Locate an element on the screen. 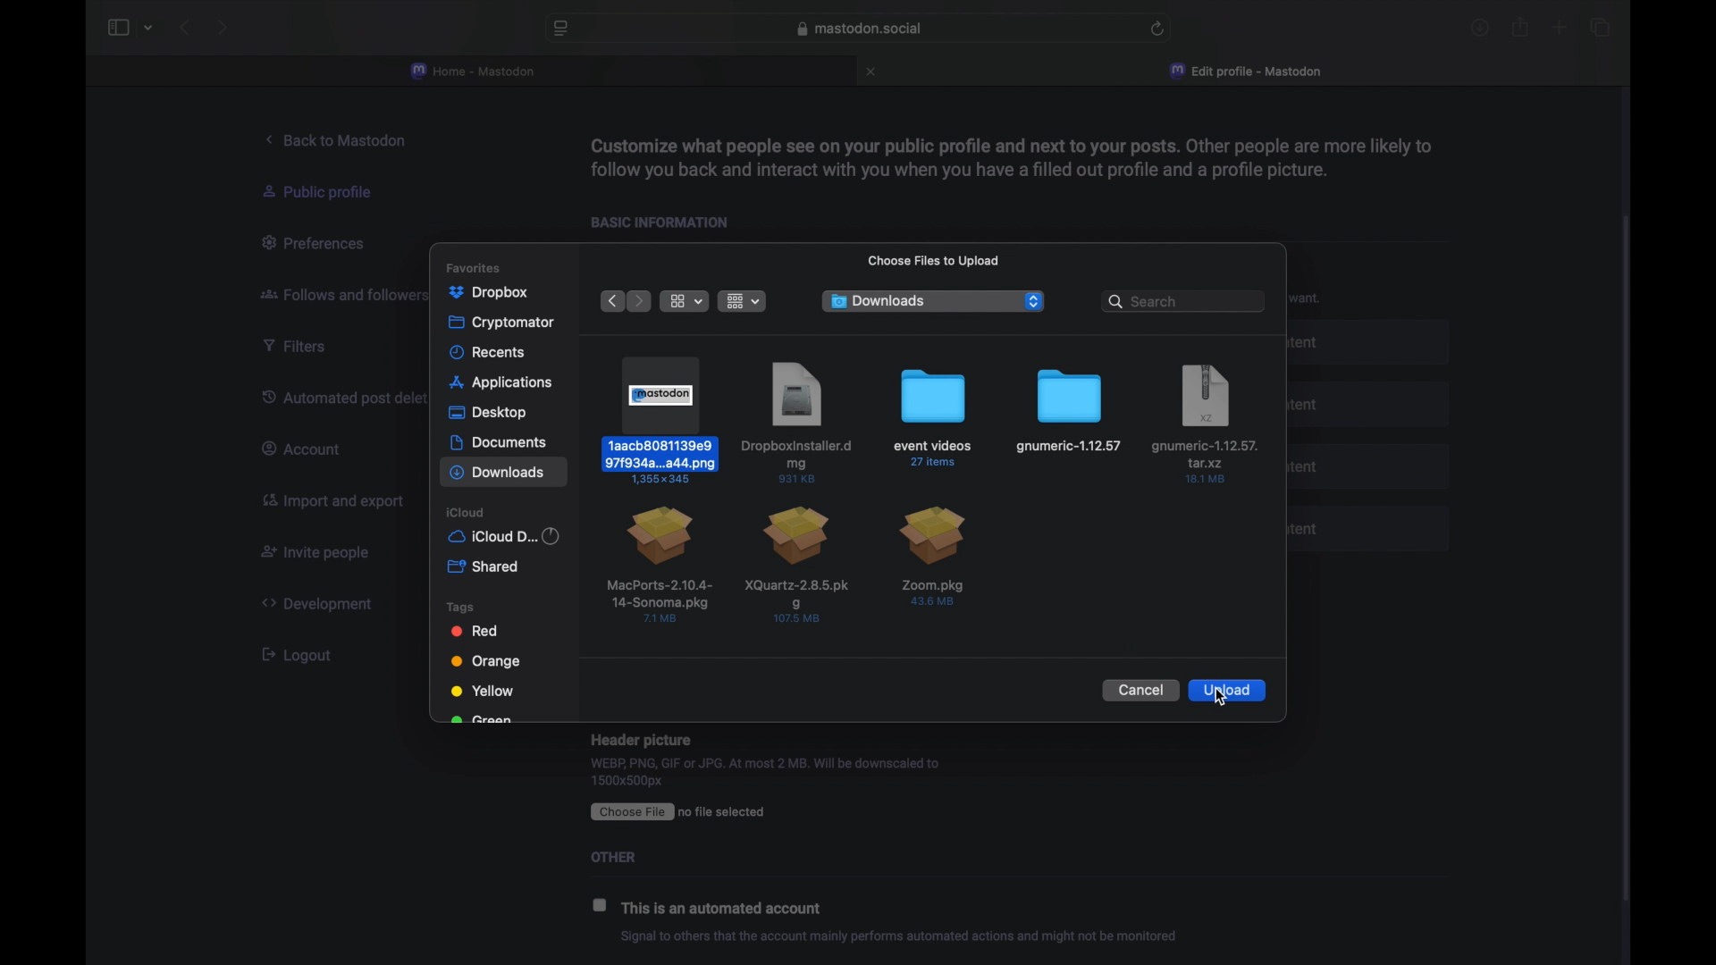 The width and height of the screenshot is (1716, 965). new tab is located at coordinates (1559, 29).